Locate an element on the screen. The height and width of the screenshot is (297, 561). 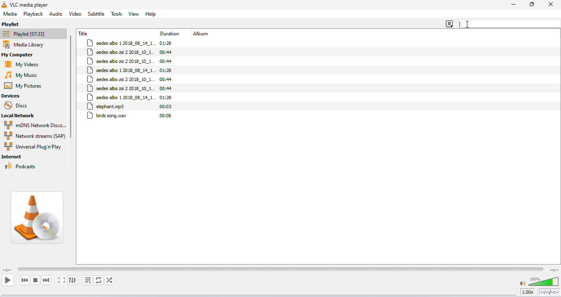
00:08 is located at coordinates (166, 116).